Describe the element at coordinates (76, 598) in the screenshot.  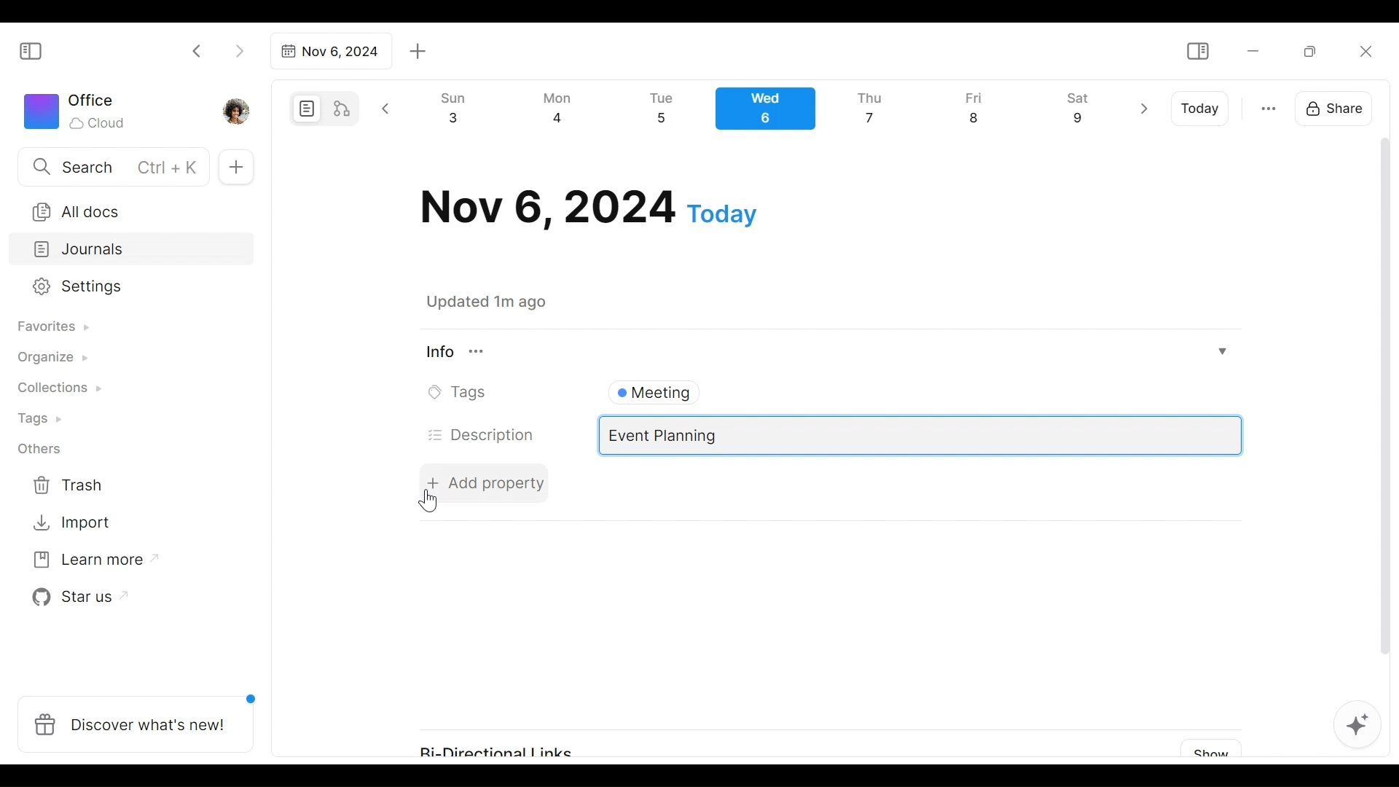
I see `Star us` at that location.